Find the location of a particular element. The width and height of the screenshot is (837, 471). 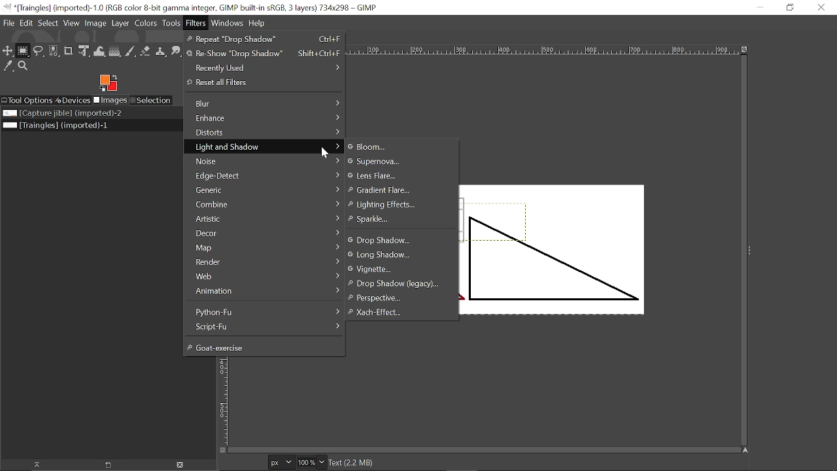

Edge-Detect is located at coordinates (265, 176).